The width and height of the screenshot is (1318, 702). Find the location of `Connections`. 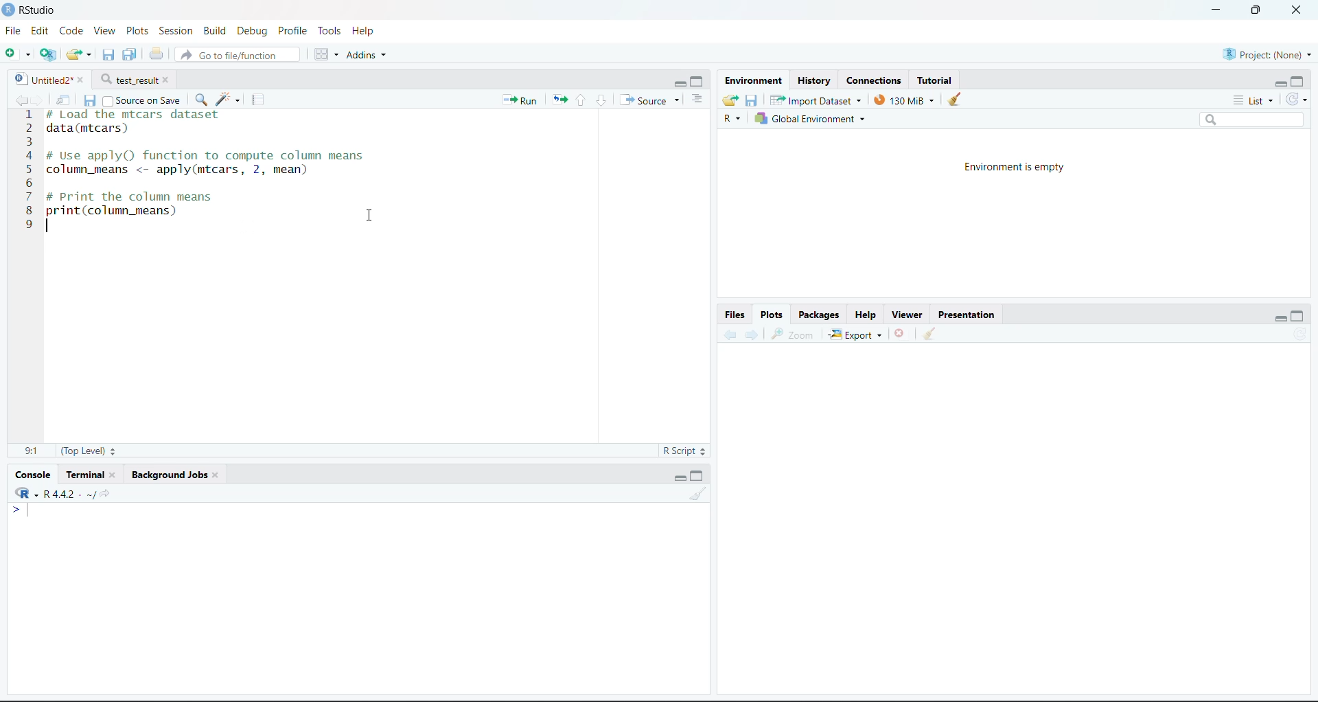

Connections is located at coordinates (875, 80).